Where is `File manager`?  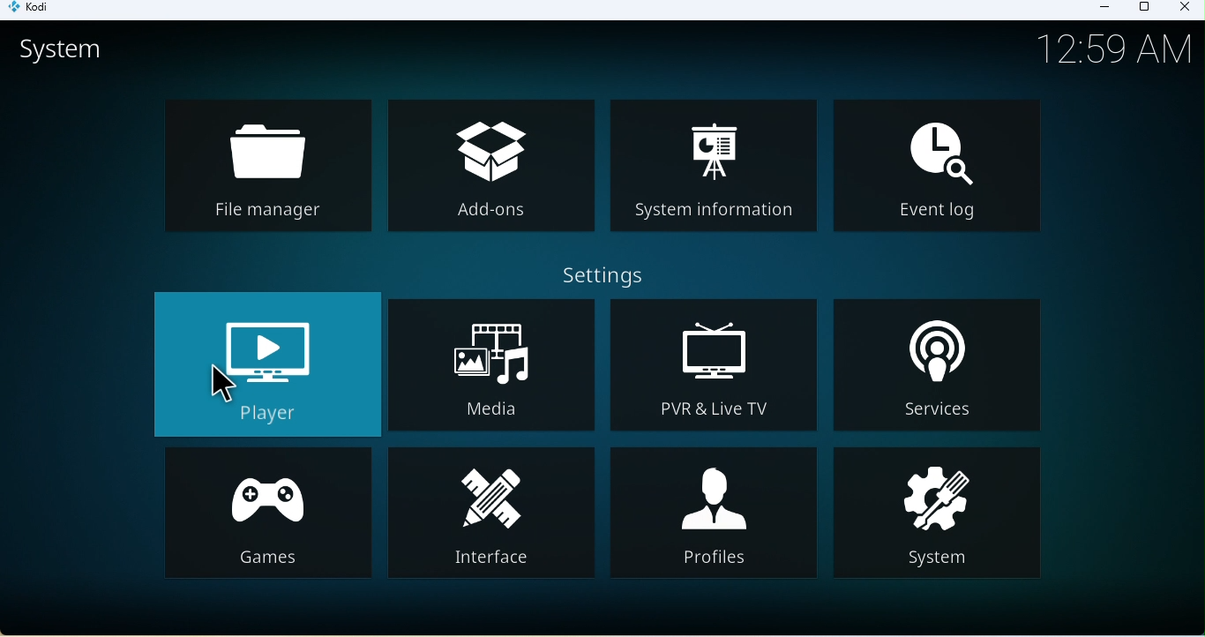 File manager is located at coordinates (268, 166).